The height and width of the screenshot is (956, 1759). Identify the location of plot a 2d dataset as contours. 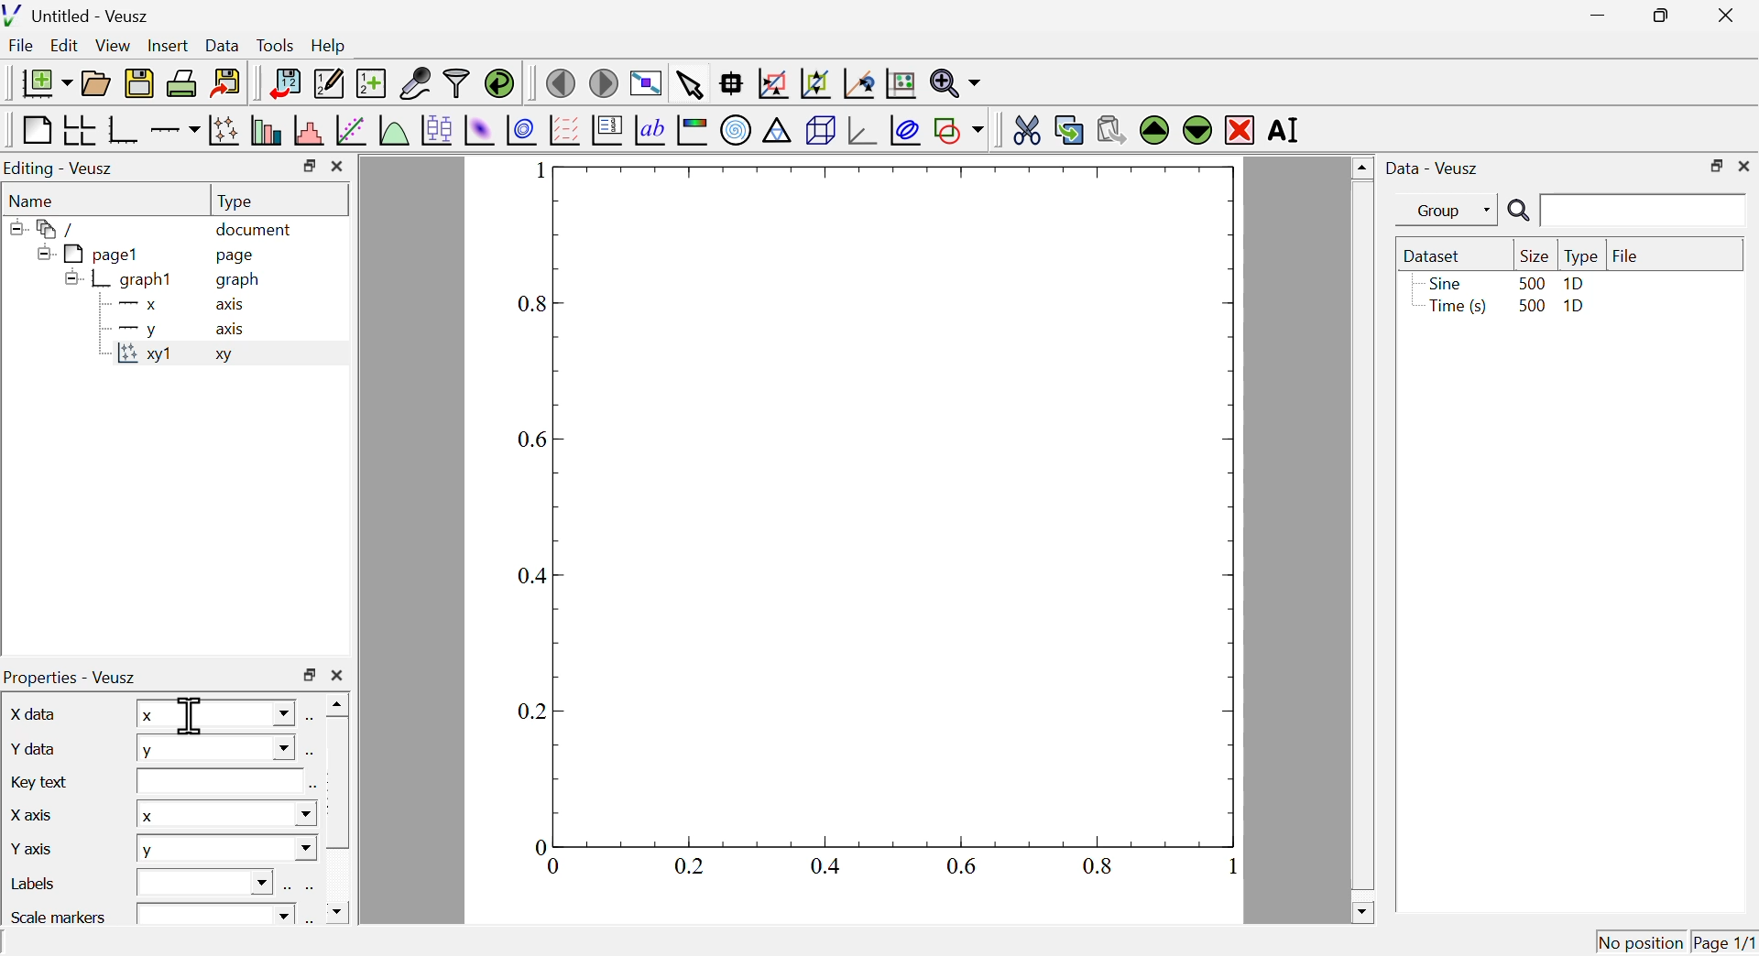
(521, 130).